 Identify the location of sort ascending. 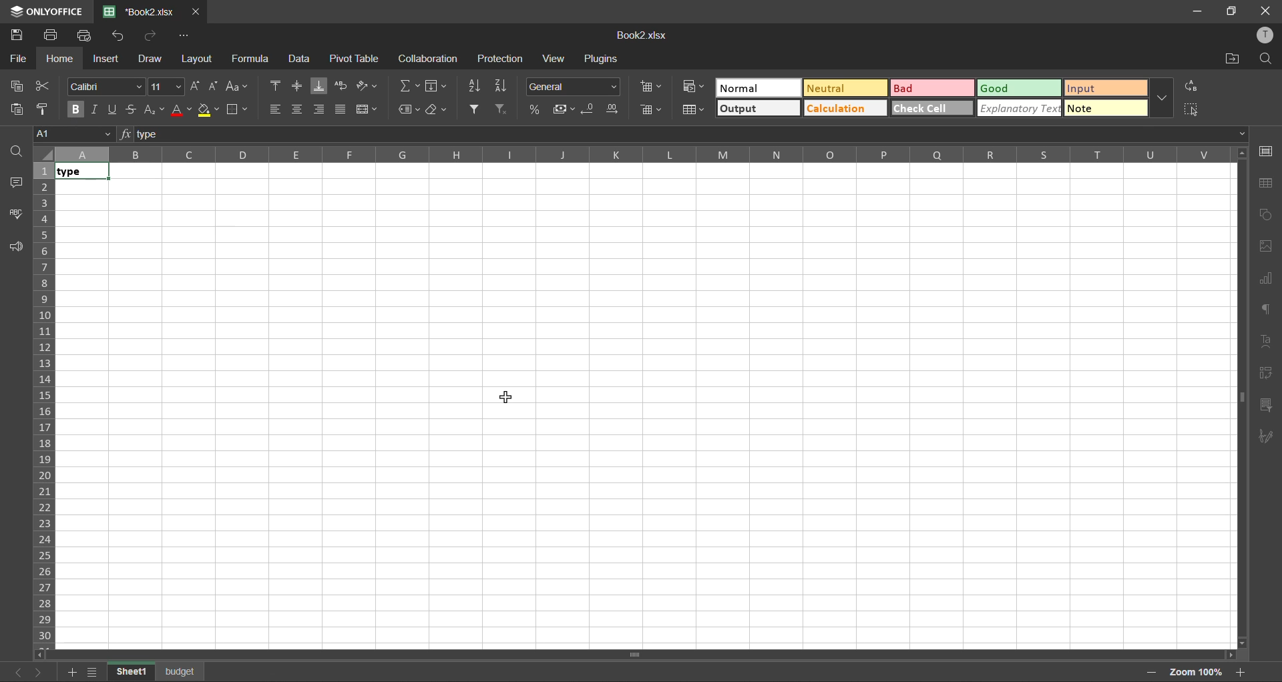
(476, 87).